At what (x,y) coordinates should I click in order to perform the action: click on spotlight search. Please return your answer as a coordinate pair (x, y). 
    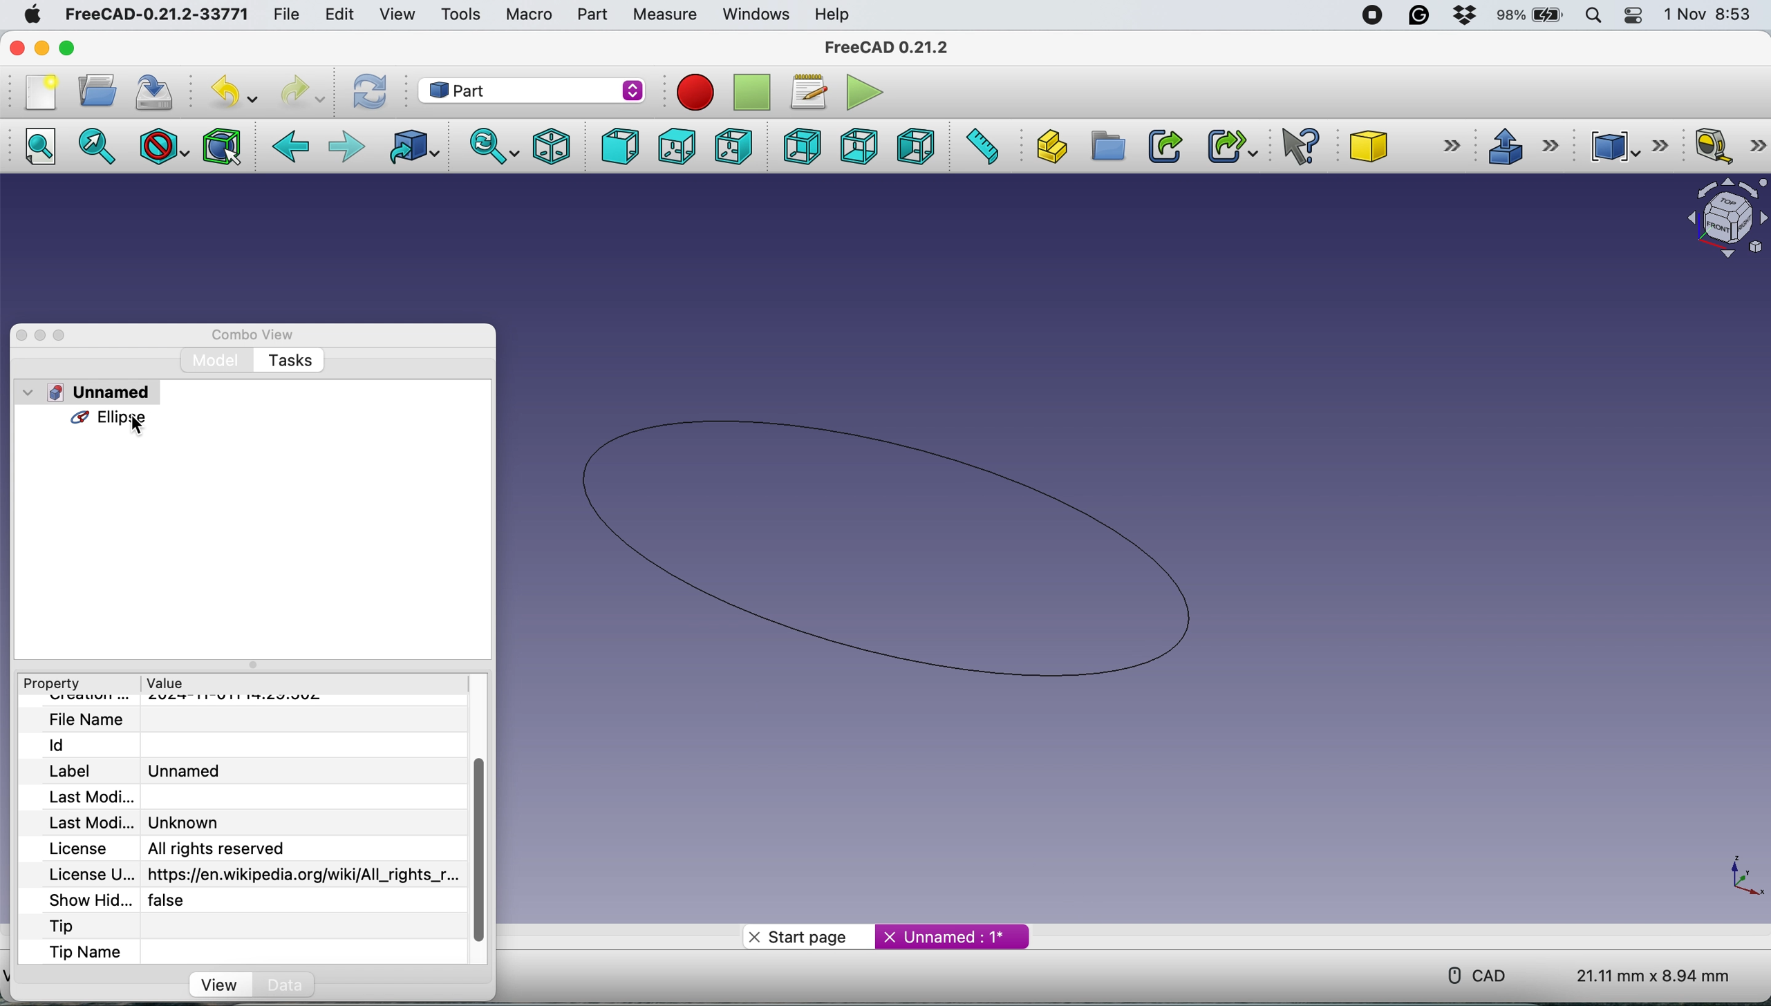
    Looking at the image, I should click on (1594, 17).